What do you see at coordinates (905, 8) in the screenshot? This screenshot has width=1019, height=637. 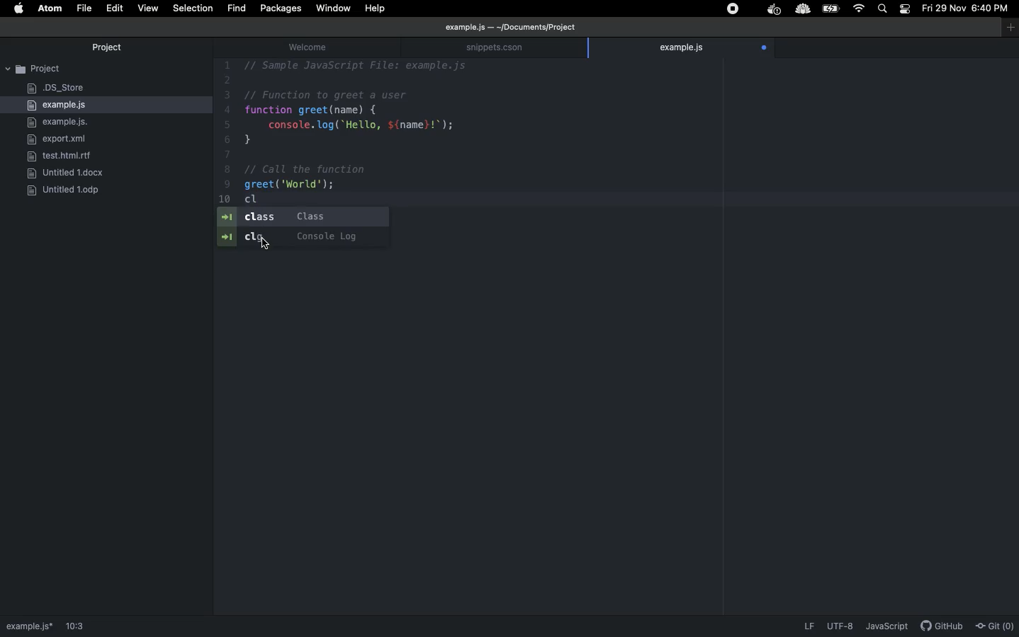 I see `Notification` at bounding box center [905, 8].